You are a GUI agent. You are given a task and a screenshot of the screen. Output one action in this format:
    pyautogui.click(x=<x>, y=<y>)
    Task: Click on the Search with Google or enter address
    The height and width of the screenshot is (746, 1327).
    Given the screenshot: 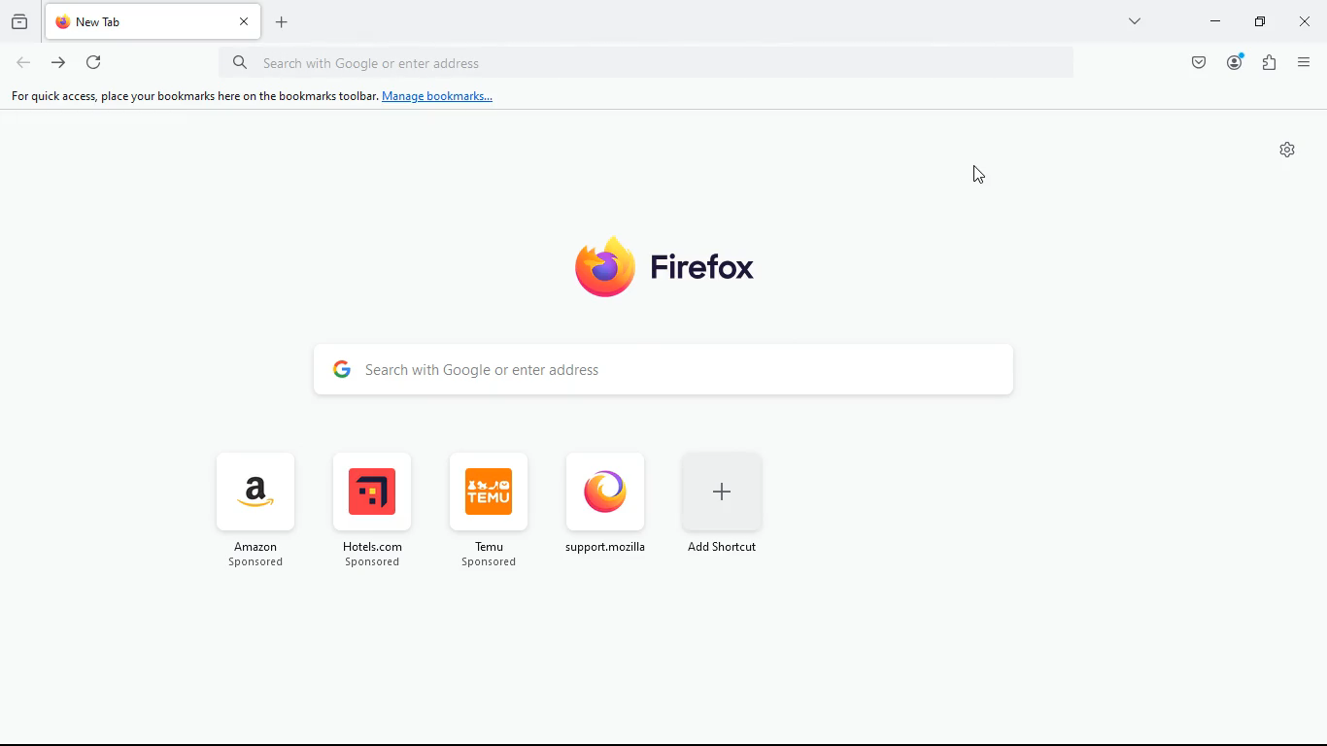 What is the action you would take?
    pyautogui.click(x=393, y=61)
    